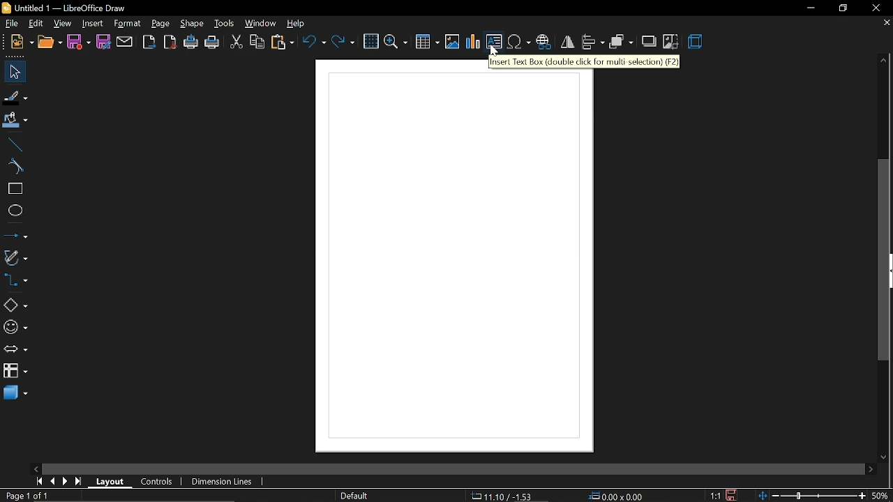 This screenshot has height=502, width=893. Describe the element at coordinates (871, 469) in the screenshot. I see `move right` at that location.